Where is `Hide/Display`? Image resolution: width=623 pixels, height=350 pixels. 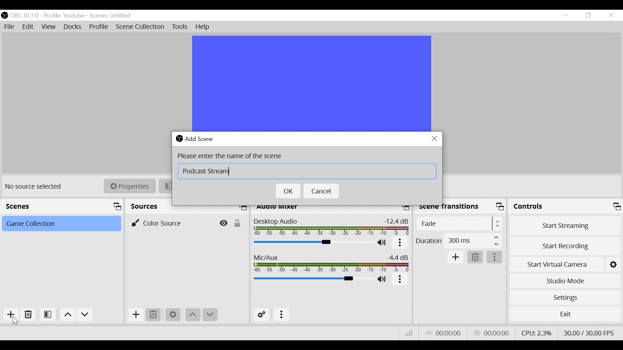
Hide/Display is located at coordinates (224, 223).